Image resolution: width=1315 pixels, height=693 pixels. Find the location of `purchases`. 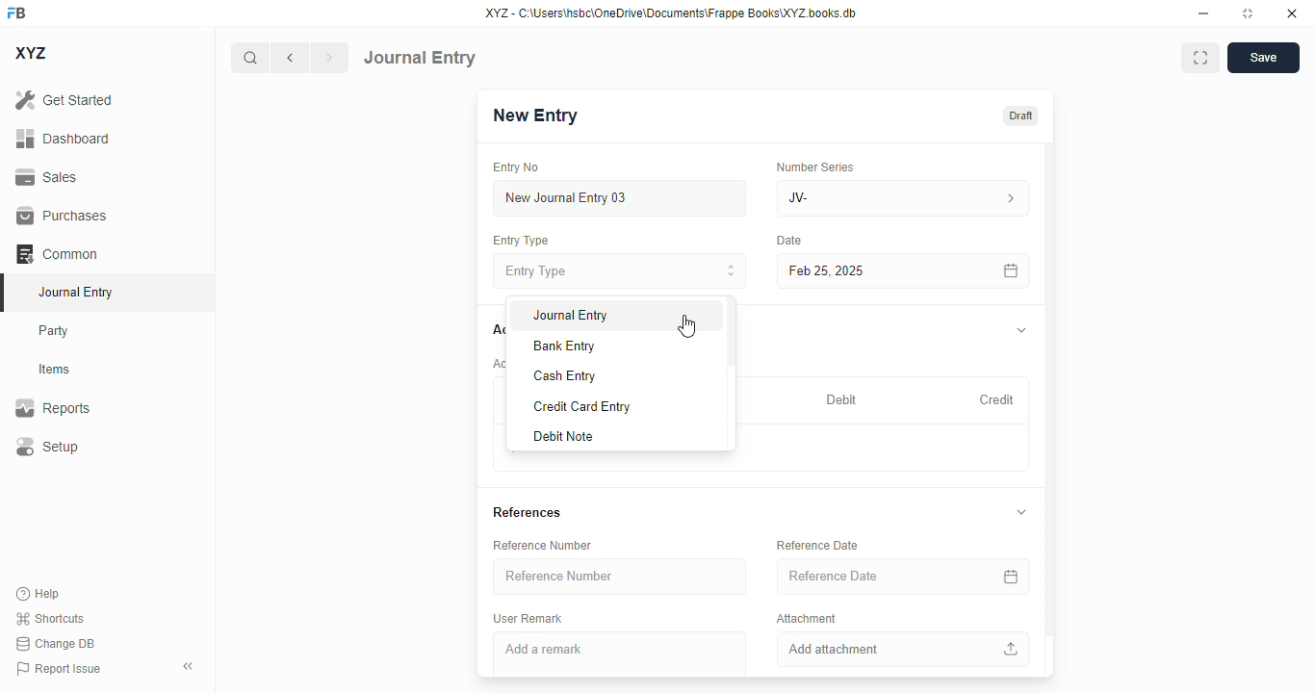

purchases is located at coordinates (63, 216).